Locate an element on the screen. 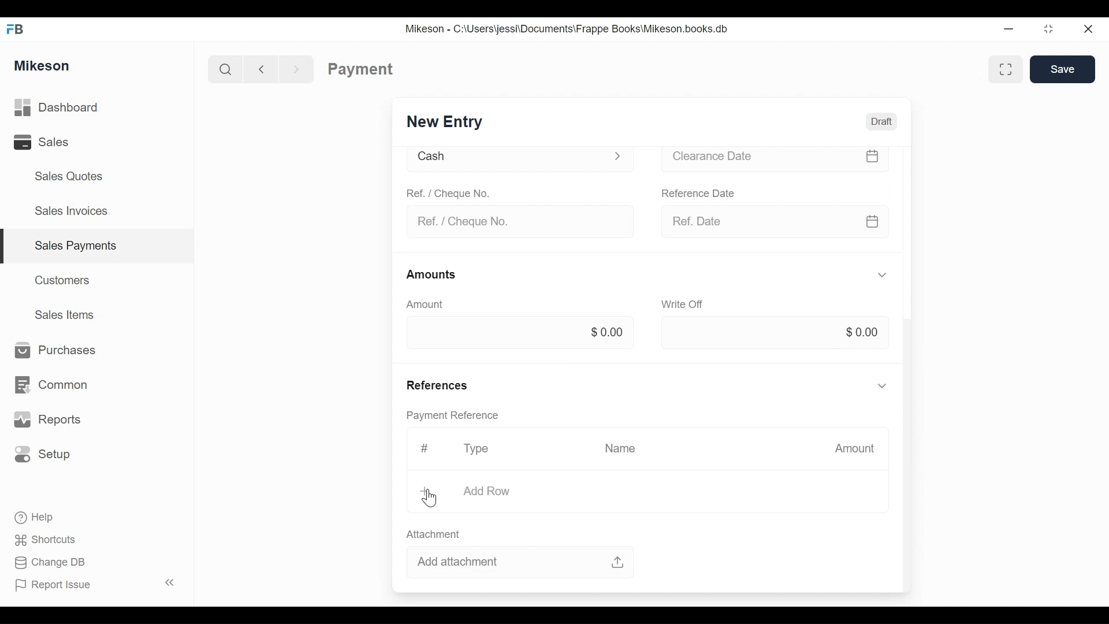 The height and width of the screenshot is (624, 1109). Mikeson - C:\Users\jessi\Documents\Frappe Books\Mikeson.books.db is located at coordinates (568, 29).